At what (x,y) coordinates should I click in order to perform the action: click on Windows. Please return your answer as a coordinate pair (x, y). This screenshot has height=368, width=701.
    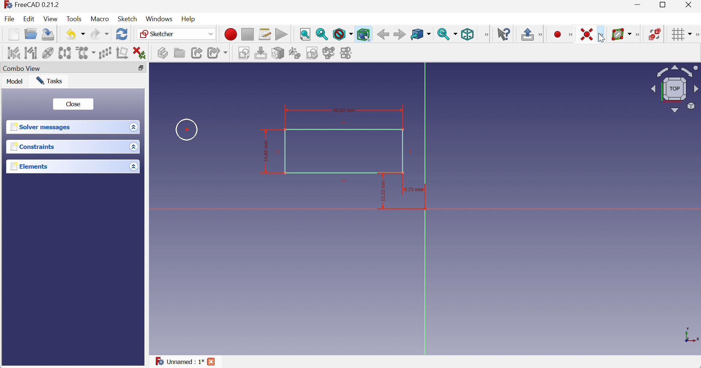
    Looking at the image, I should click on (160, 19).